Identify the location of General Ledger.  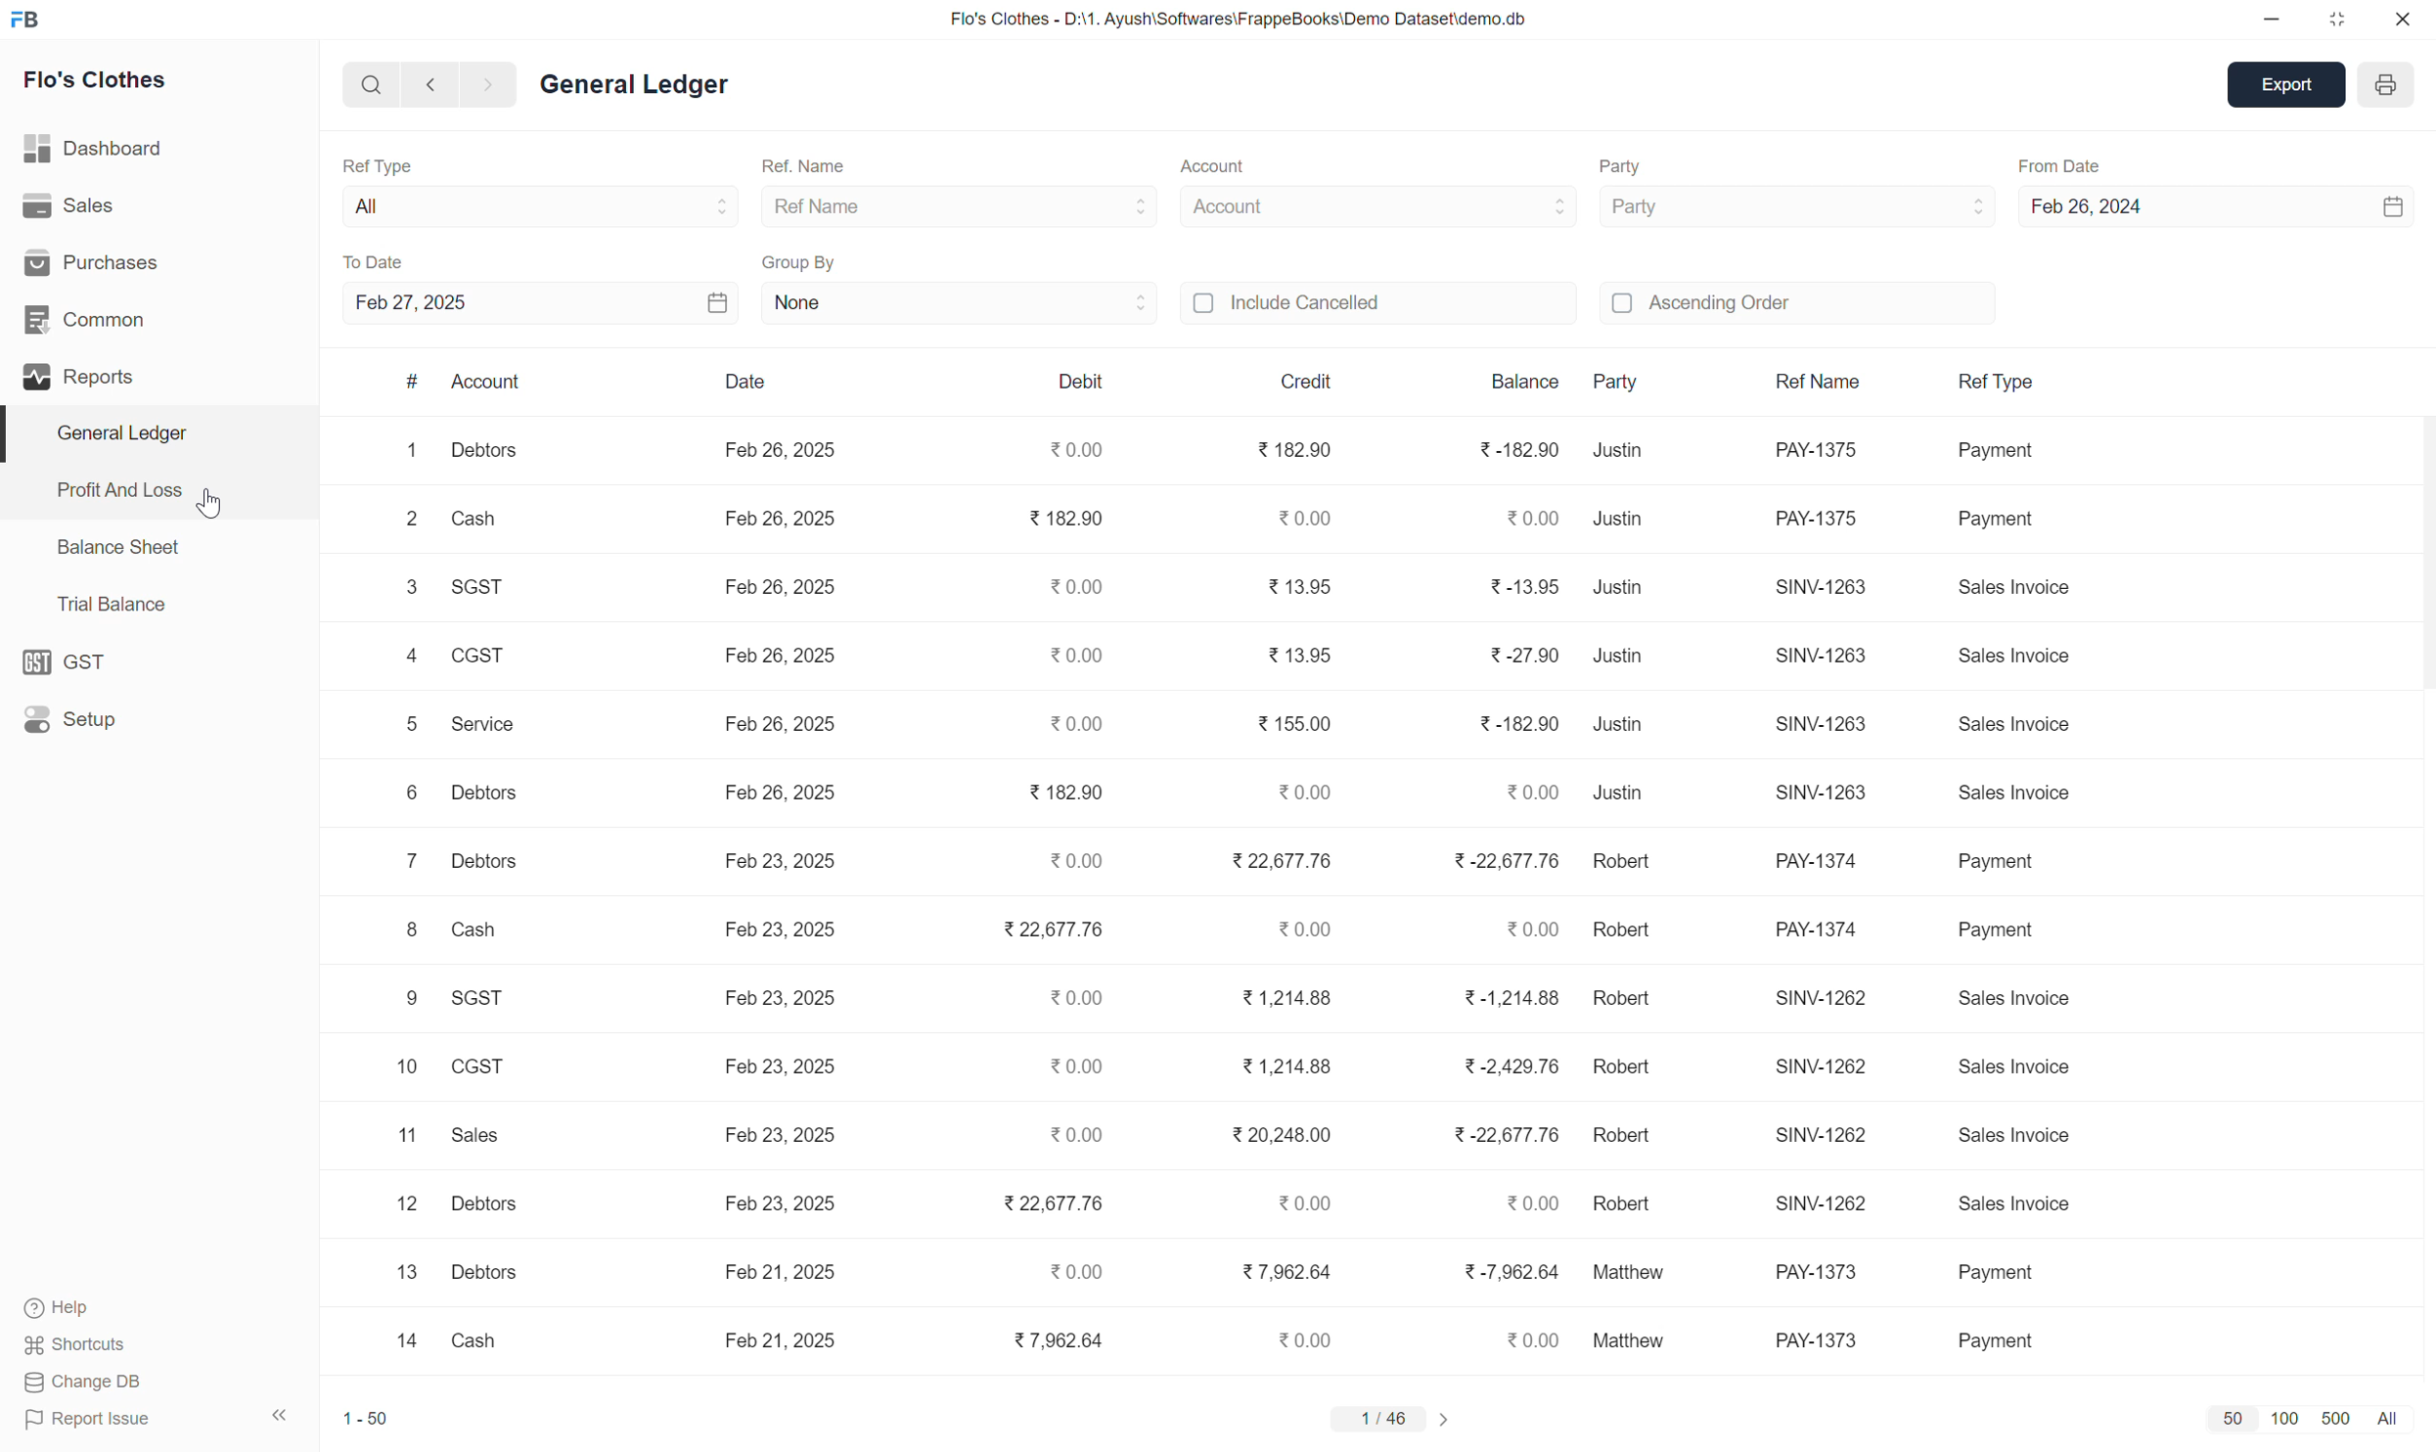
(651, 82).